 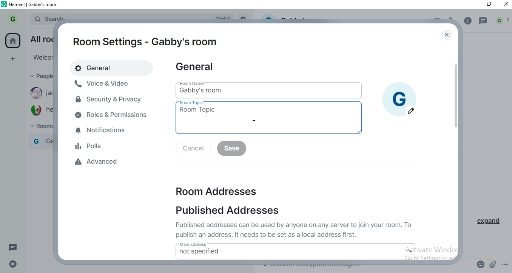 I want to click on gabby's room, so click(x=223, y=90).